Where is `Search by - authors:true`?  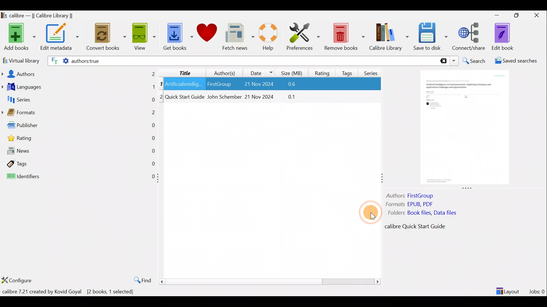 Search by - authors:true is located at coordinates (241, 61).